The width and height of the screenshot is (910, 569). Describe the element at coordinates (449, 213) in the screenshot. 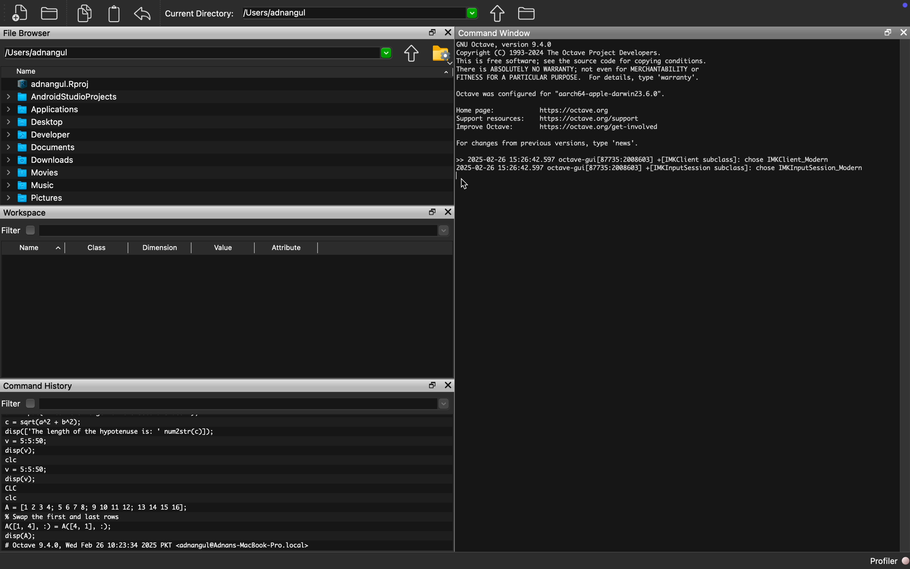

I see `Close` at that location.